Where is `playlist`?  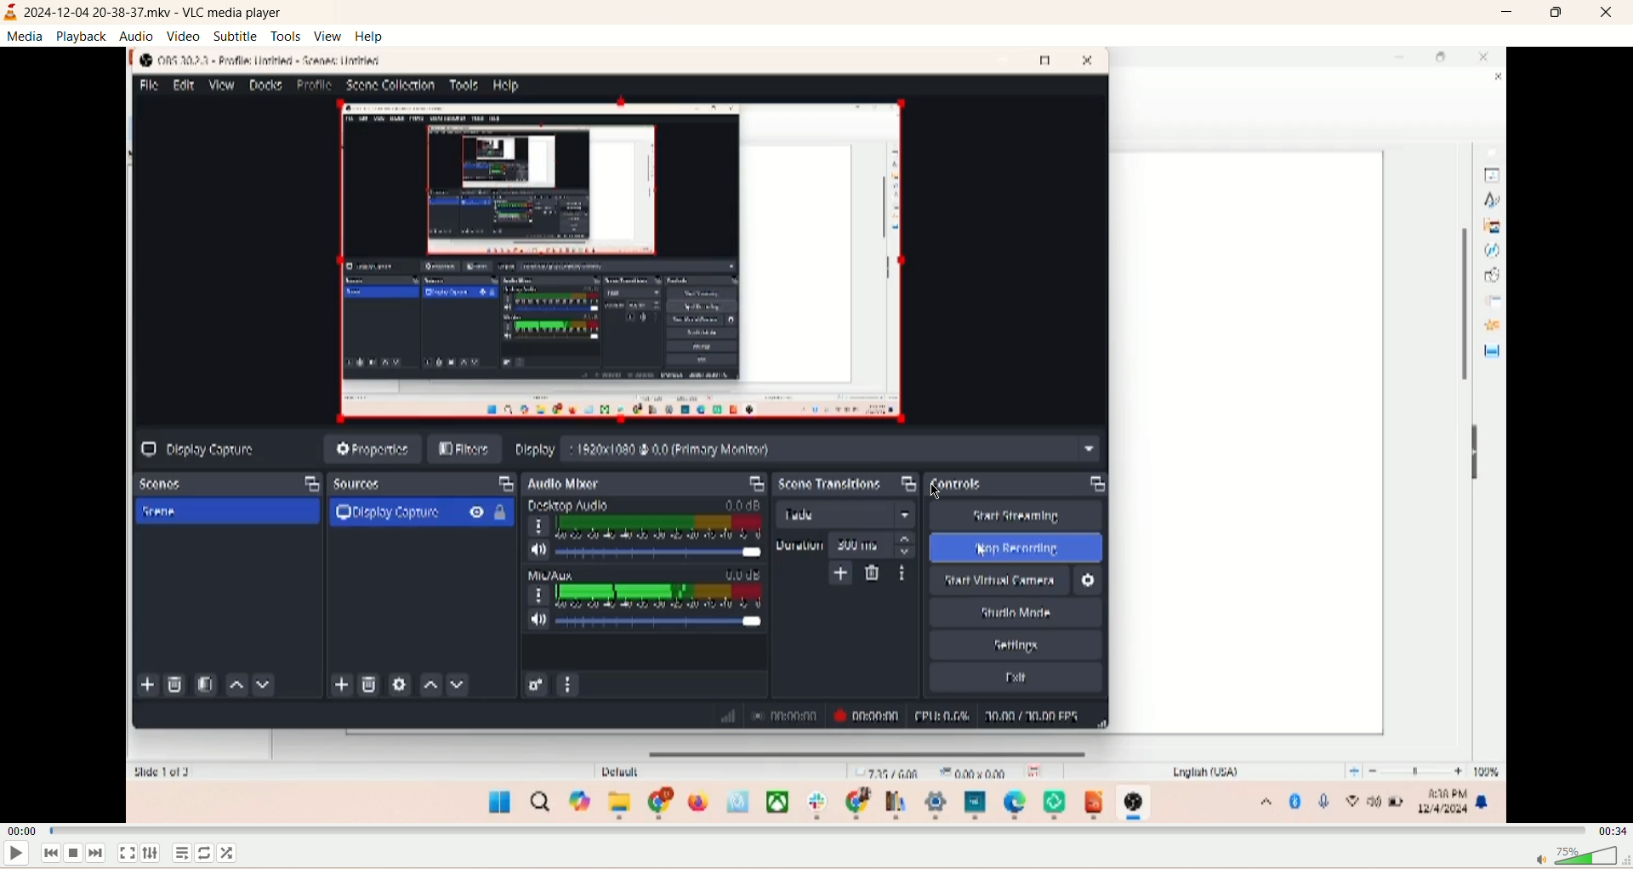
playlist is located at coordinates (182, 854).